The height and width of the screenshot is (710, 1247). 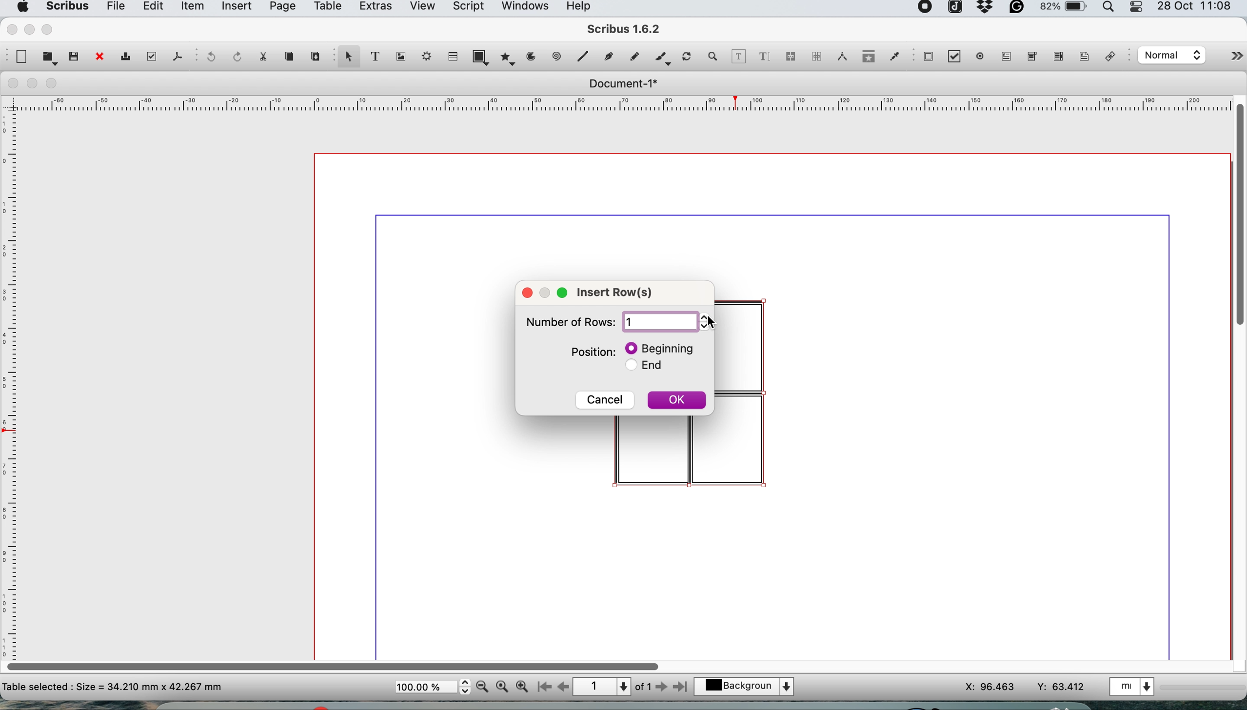 I want to click on close, so click(x=527, y=292).